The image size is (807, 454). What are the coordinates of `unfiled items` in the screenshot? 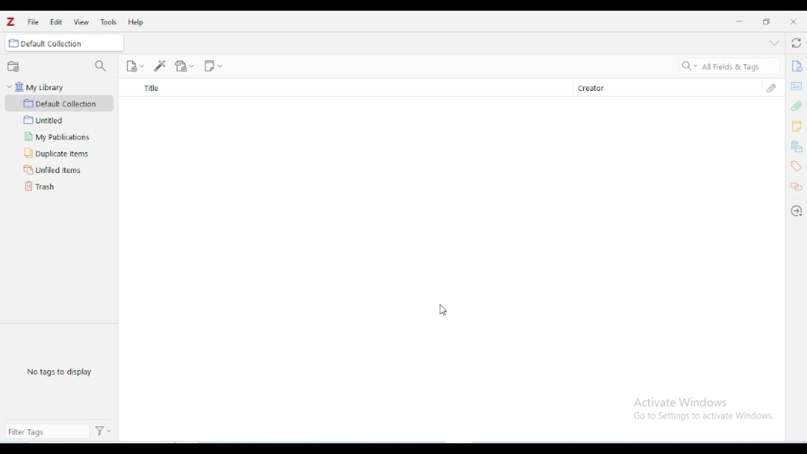 It's located at (57, 170).